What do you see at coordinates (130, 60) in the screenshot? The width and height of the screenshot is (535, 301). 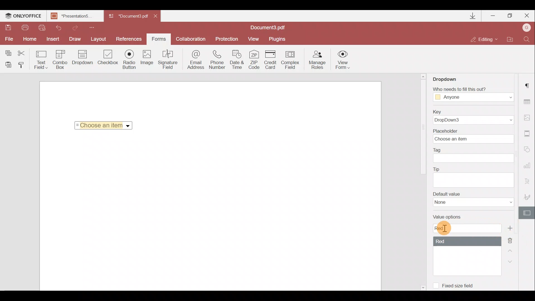 I see `Radio` at bounding box center [130, 60].